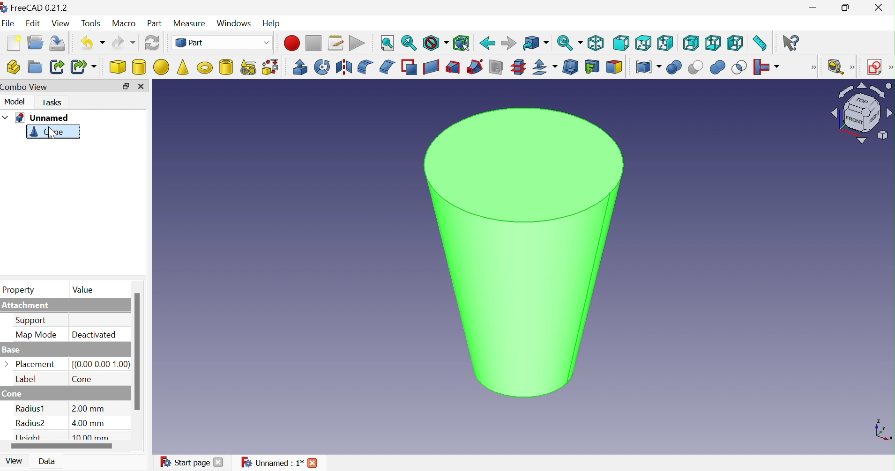  Describe the element at coordinates (27, 88) in the screenshot. I see `Combo View` at that location.